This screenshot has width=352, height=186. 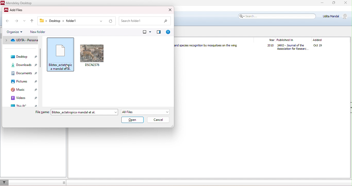 I want to click on pictures, so click(x=24, y=82).